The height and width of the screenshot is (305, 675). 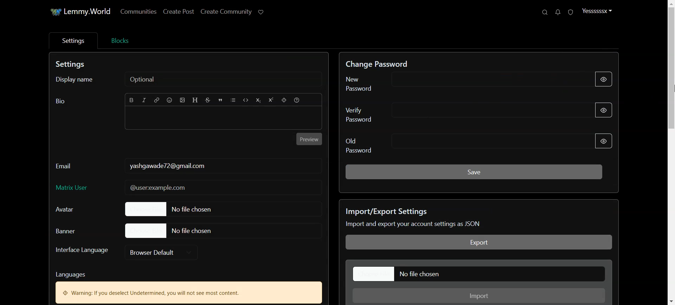 What do you see at coordinates (670, 89) in the screenshot?
I see `cursor` at bounding box center [670, 89].